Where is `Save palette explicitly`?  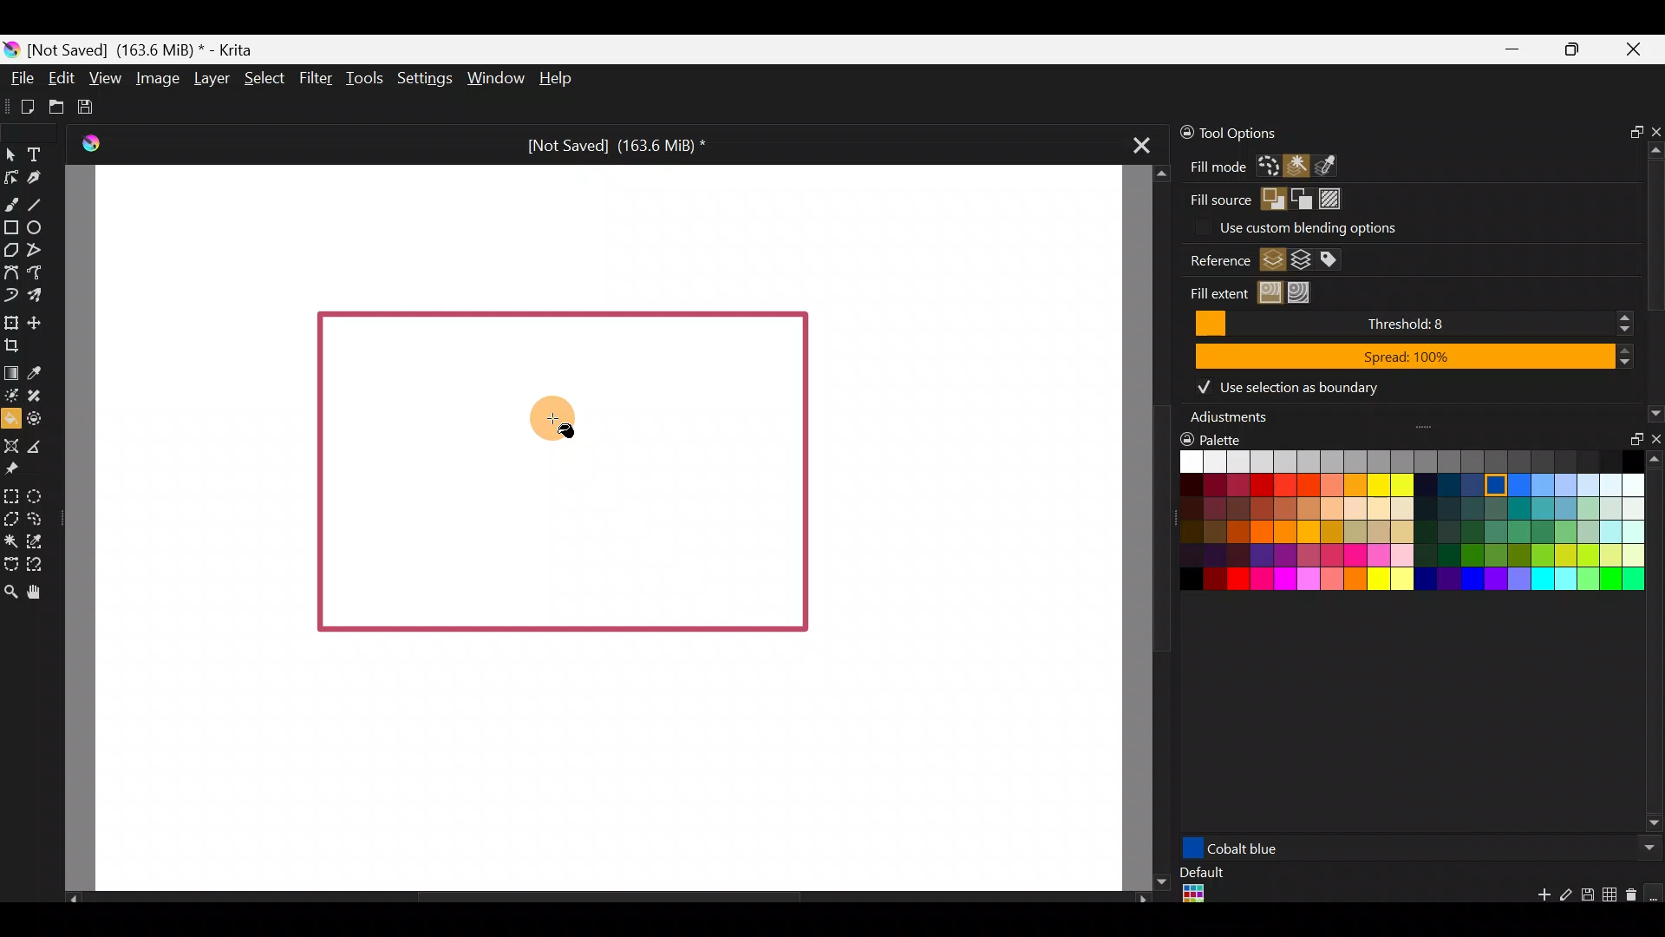 Save palette explicitly is located at coordinates (1586, 895).